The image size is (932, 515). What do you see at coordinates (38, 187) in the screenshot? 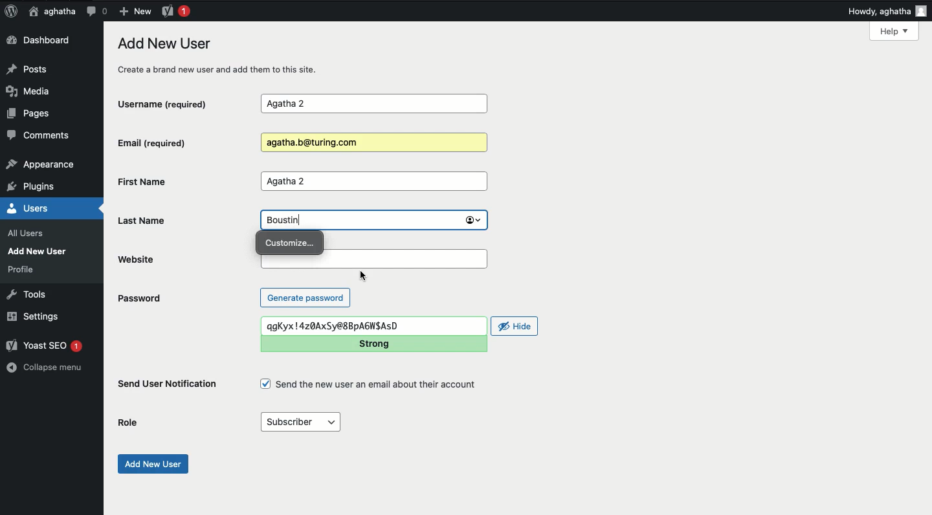
I see `plugins` at bounding box center [38, 187].